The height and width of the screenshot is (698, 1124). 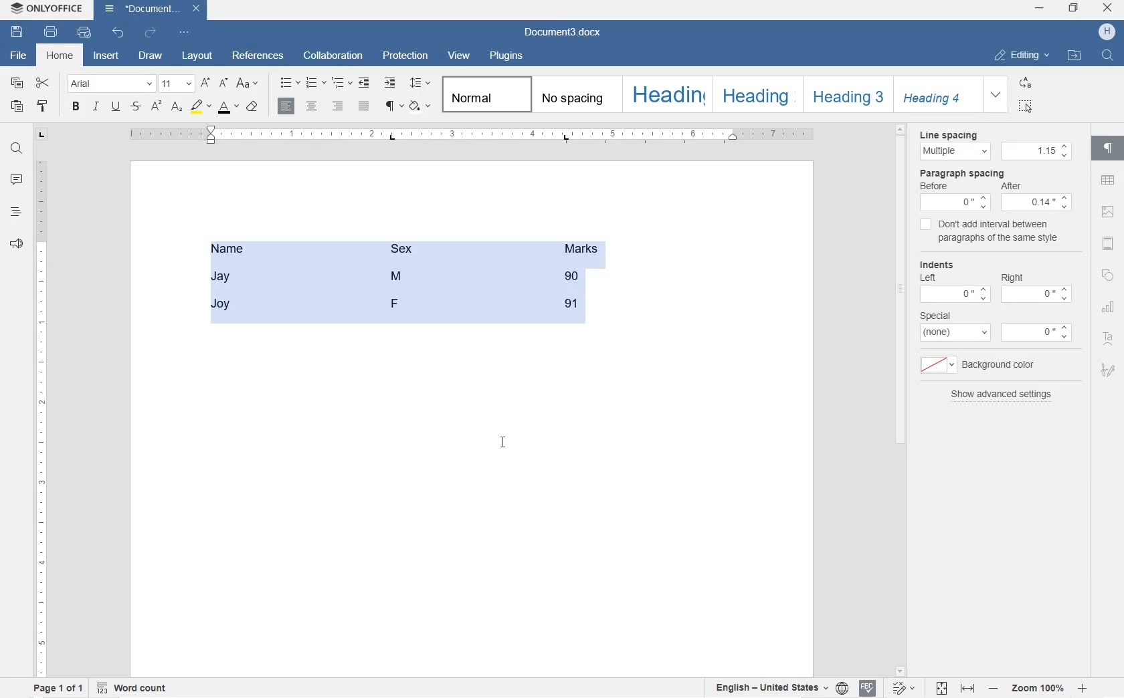 What do you see at coordinates (1109, 276) in the screenshot?
I see `SHAPE` at bounding box center [1109, 276].